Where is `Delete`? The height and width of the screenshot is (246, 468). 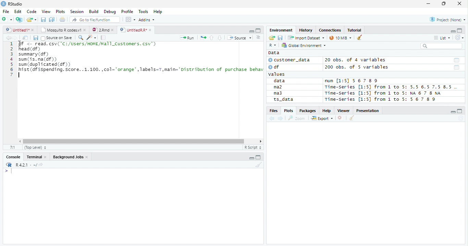
Delete is located at coordinates (341, 118).